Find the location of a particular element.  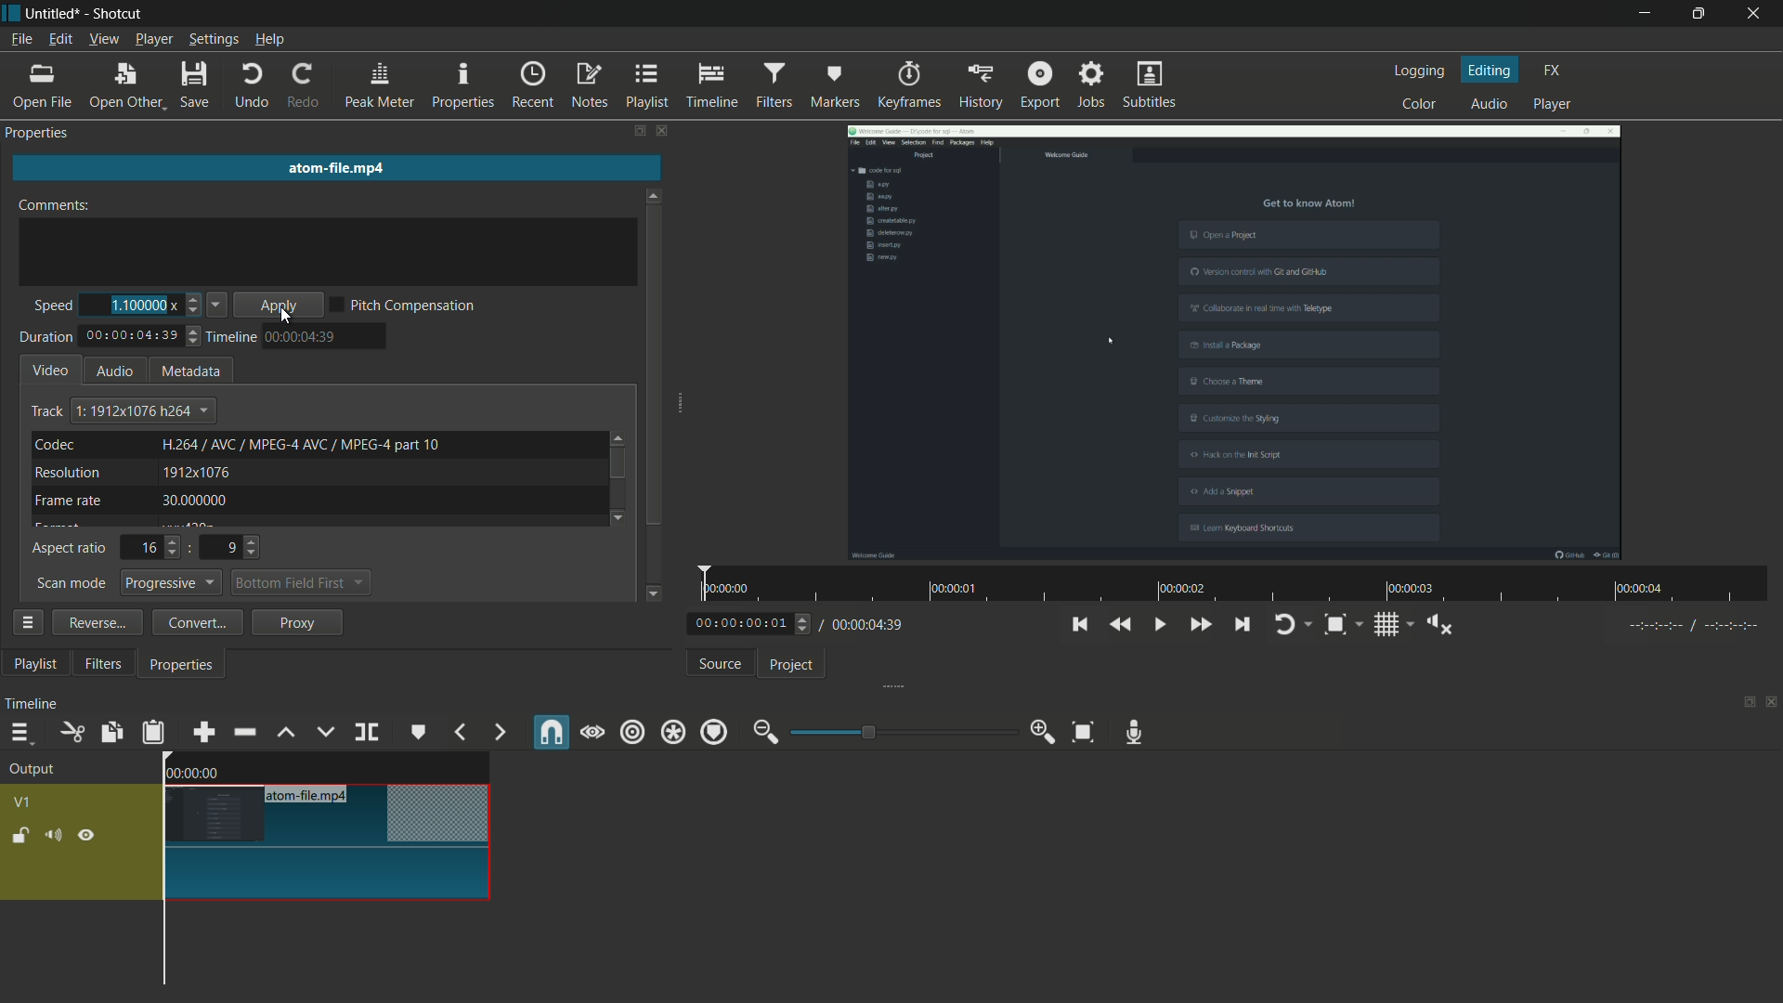

audio is located at coordinates (1491, 103).